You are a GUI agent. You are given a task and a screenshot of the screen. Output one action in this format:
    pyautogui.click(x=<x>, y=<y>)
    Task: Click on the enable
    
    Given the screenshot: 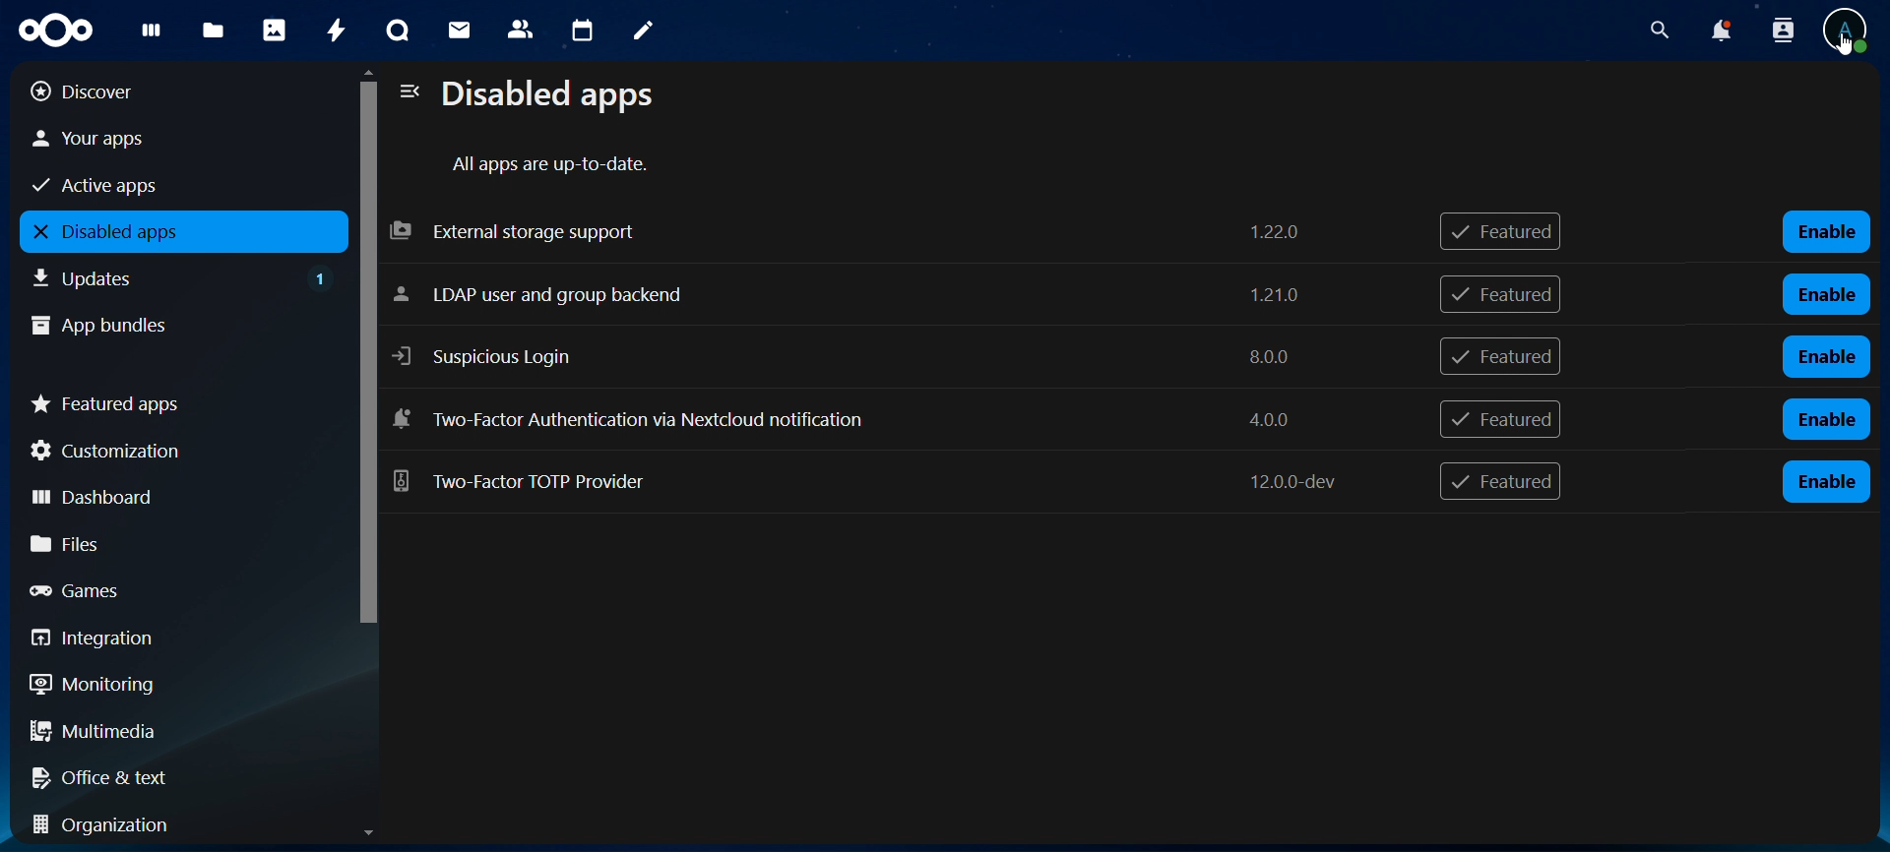 What is the action you would take?
    pyautogui.click(x=1826, y=481)
    